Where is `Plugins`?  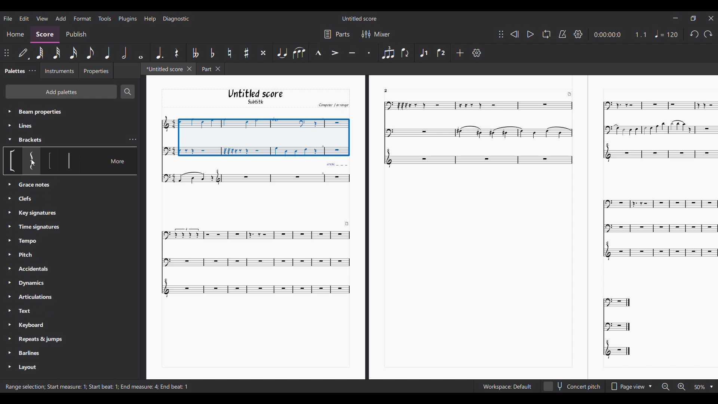 Plugins is located at coordinates (128, 19).